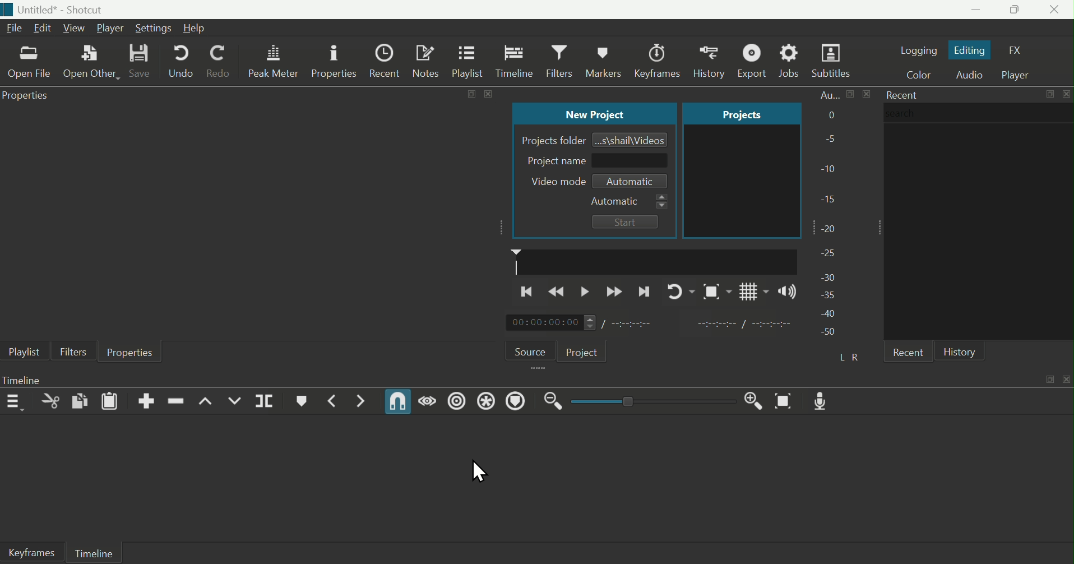 This screenshot has height=564, width=1074. Describe the element at coordinates (79, 402) in the screenshot. I see `Copy` at that location.